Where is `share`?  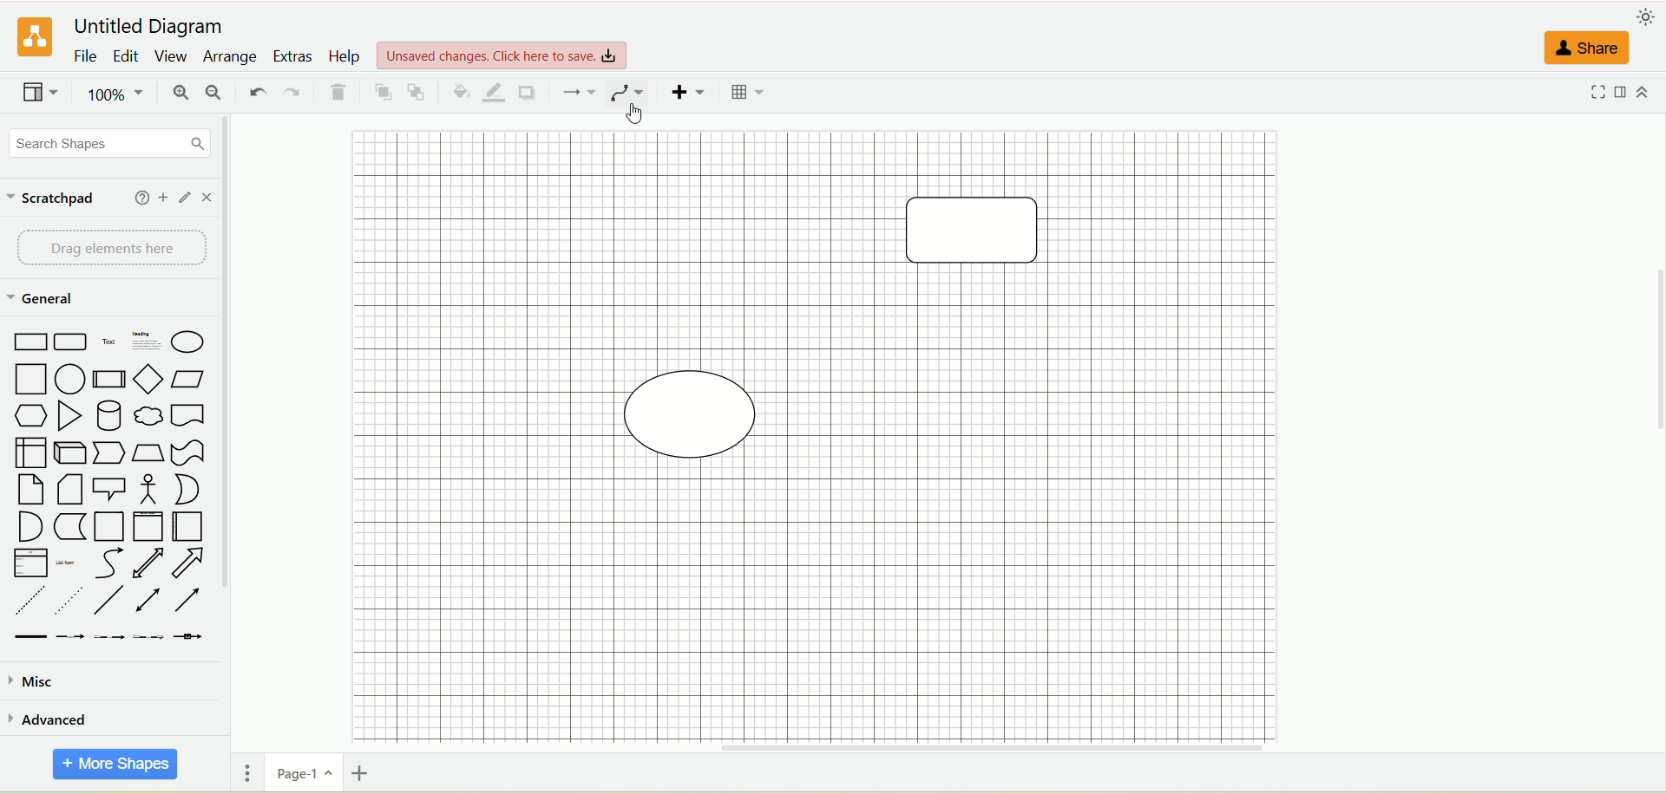
share is located at coordinates (1584, 48).